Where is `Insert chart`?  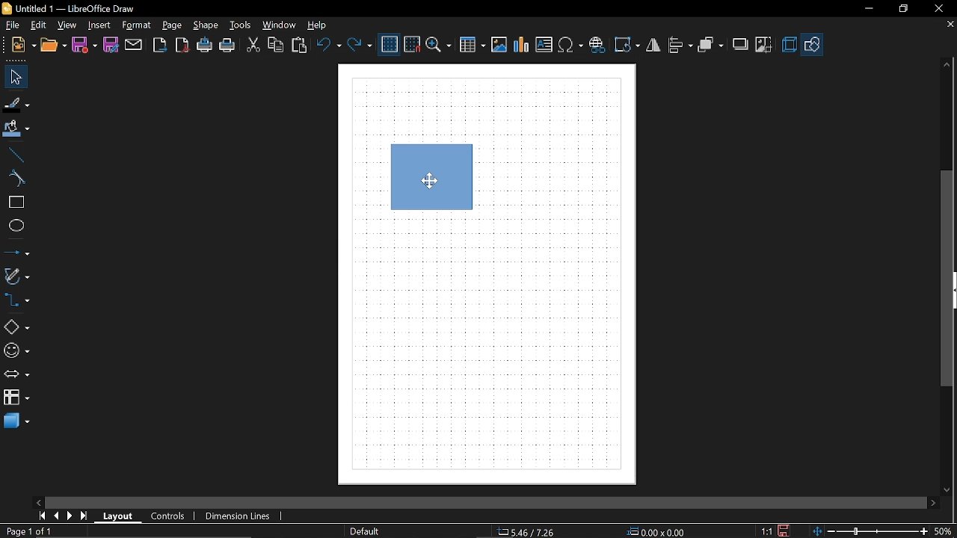 Insert chart is located at coordinates (522, 45).